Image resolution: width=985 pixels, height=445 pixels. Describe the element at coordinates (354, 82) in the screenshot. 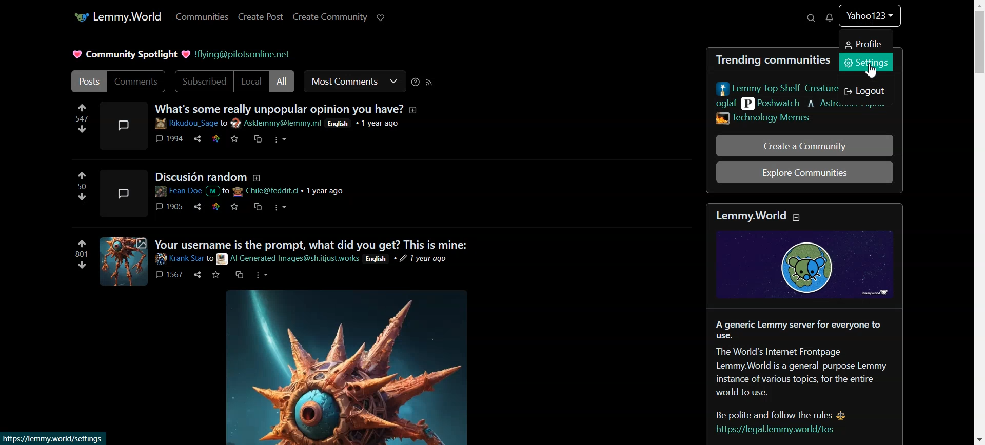

I see `Most Comments` at that location.